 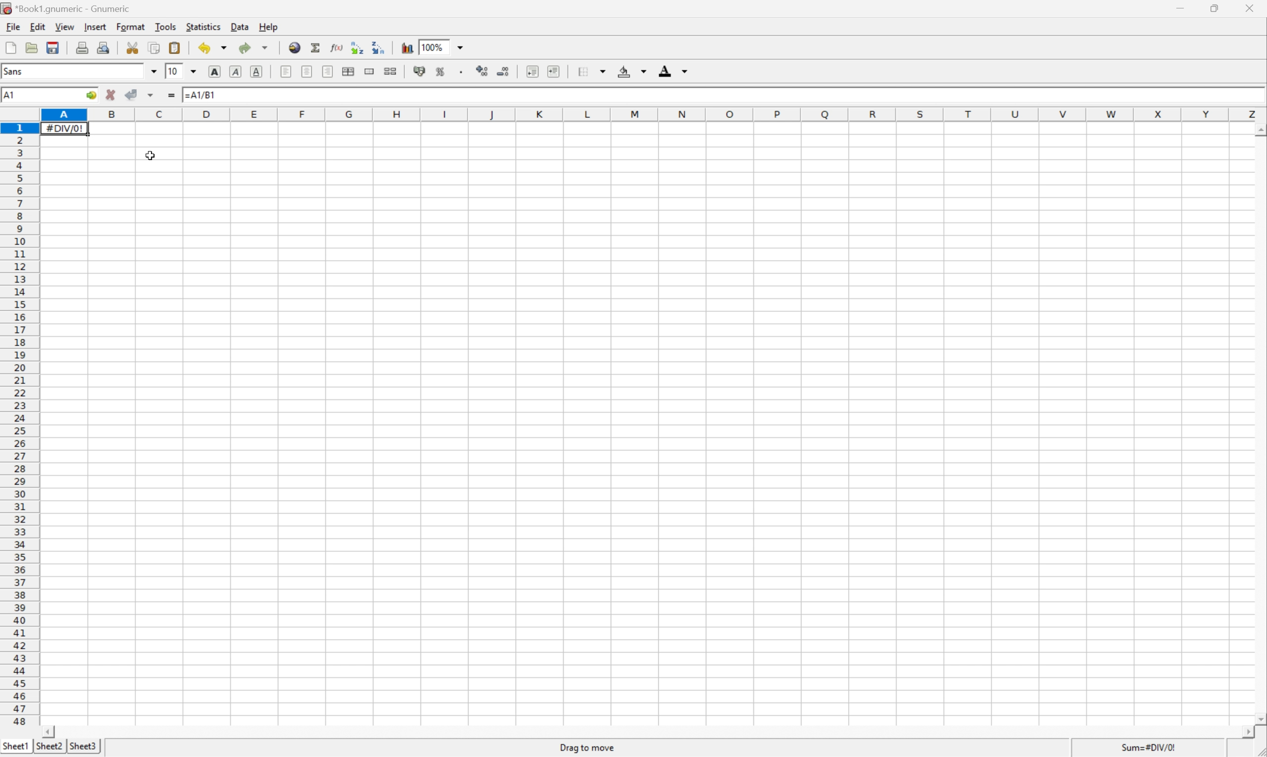 I want to click on Scroll down, so click(x=1257, y=719).